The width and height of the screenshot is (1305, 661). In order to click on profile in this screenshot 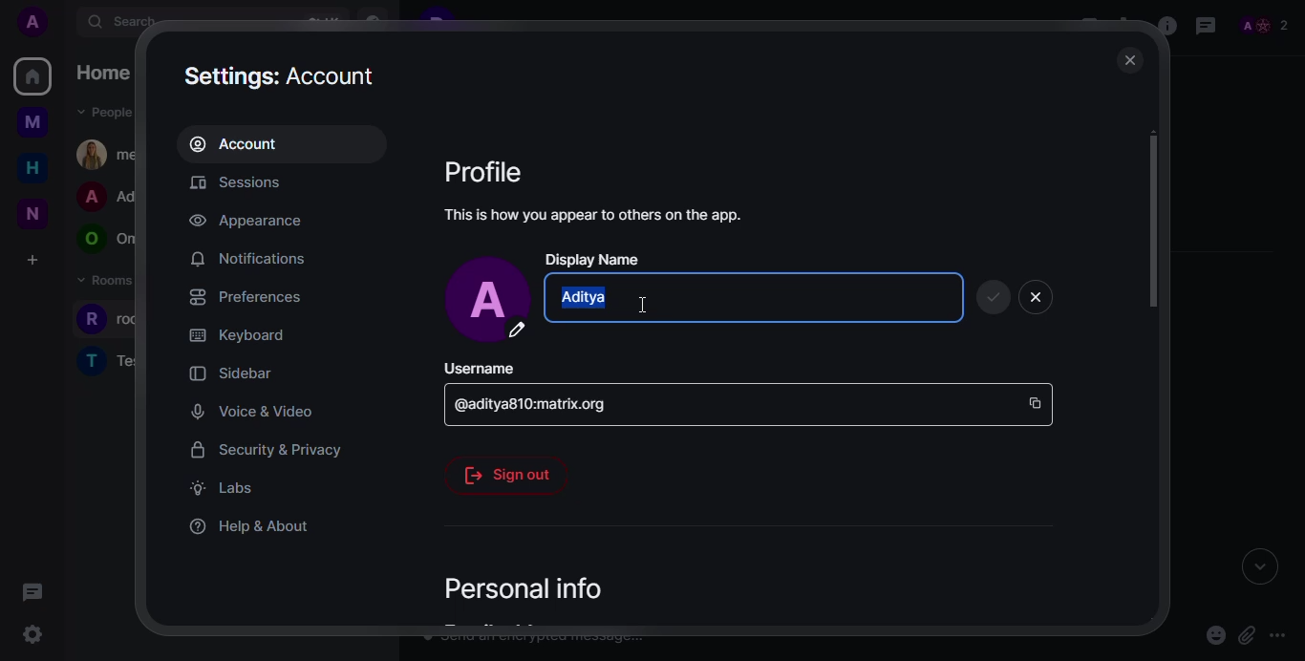, I will do `click(31, 23)`.